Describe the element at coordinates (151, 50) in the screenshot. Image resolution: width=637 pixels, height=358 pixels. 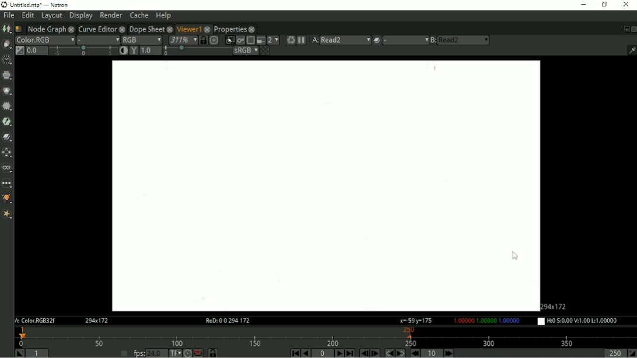
I see `Viewer gamma correction` at that location.